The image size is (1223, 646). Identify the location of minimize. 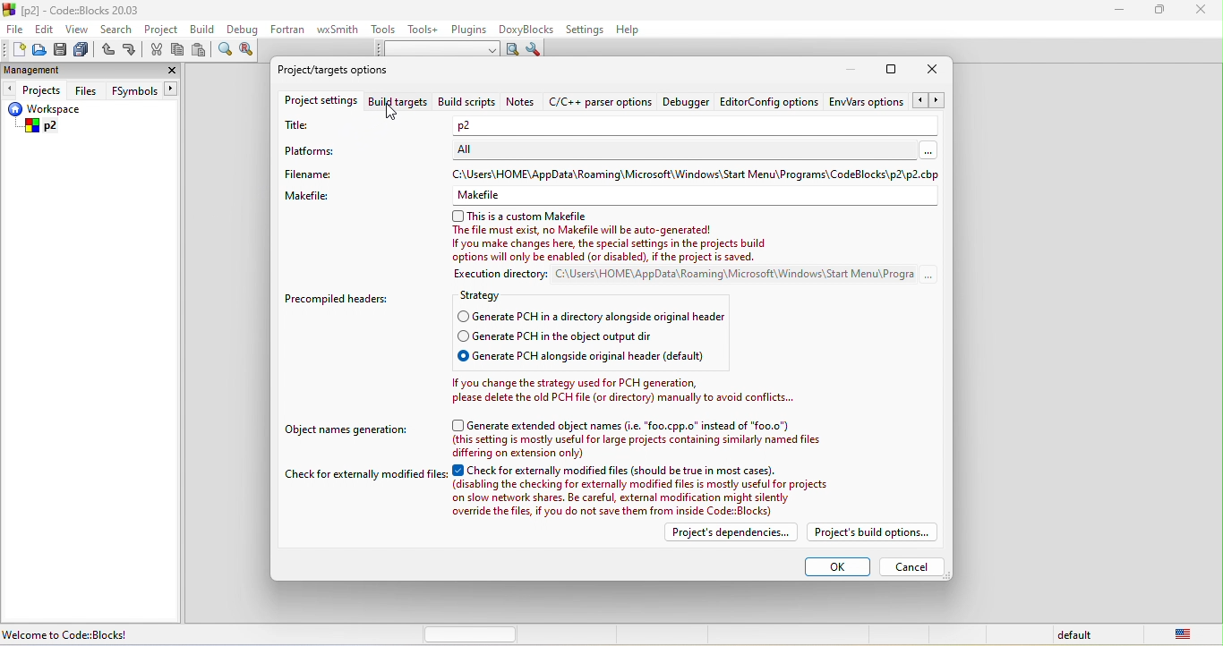
(1124, 13).